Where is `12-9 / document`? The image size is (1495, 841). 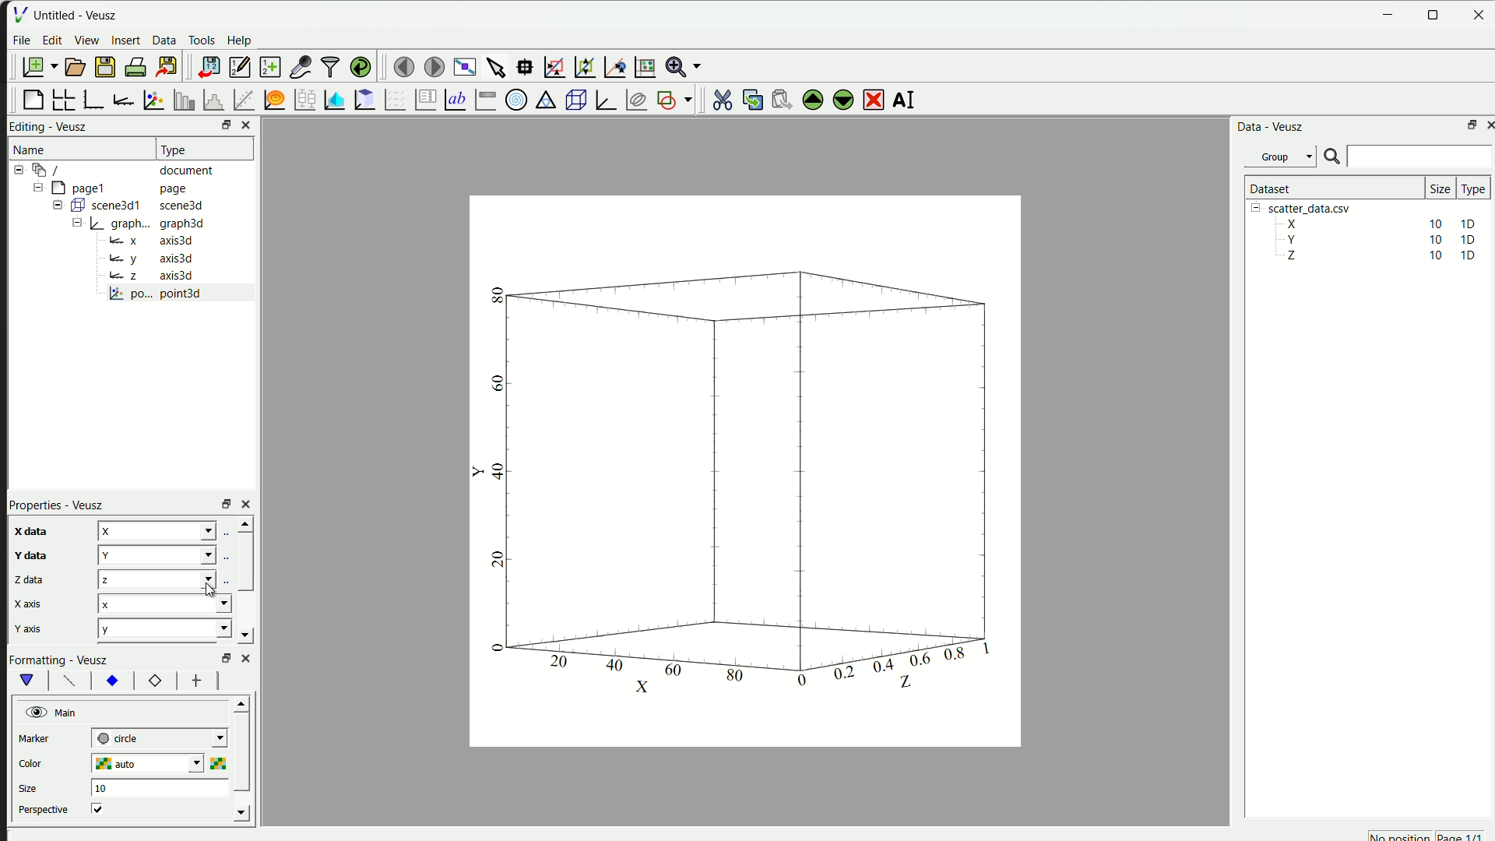 12-9 / document is located at coordinates (112, 170).